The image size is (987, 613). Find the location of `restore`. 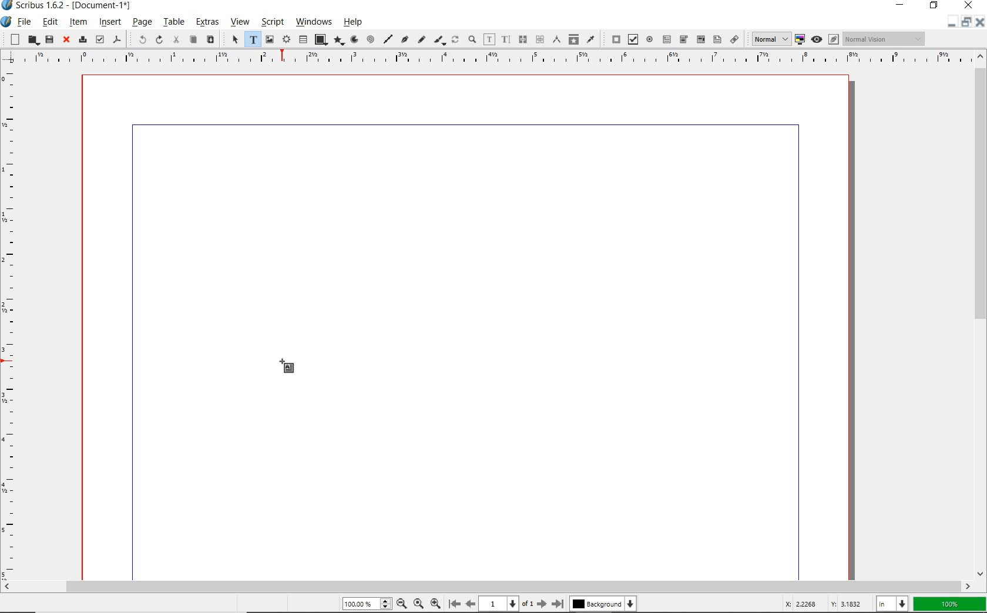

restore is located at coordinates (935, 6).